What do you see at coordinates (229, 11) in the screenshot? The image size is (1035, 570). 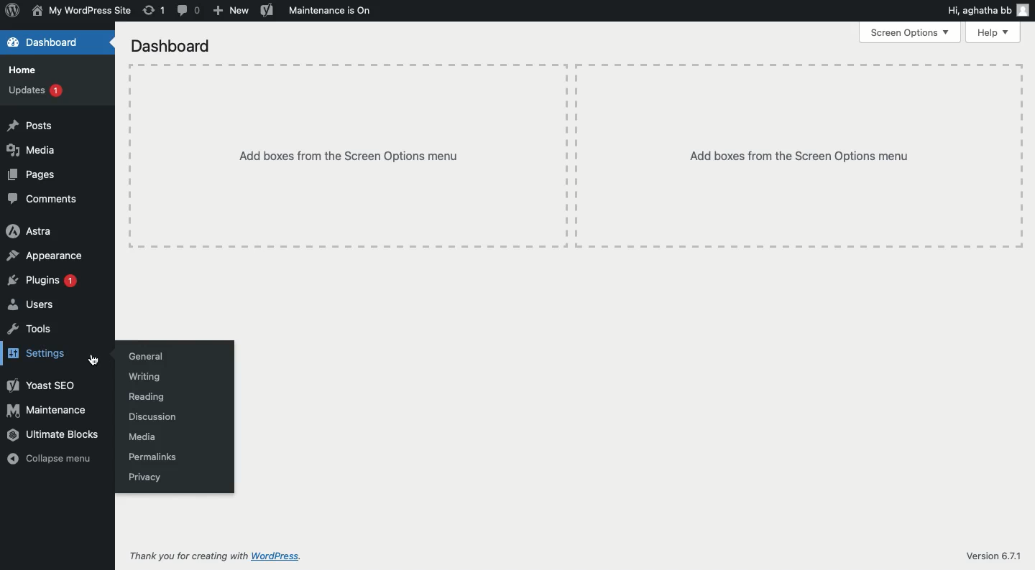 I see `New` at bounding box center [229, 11].